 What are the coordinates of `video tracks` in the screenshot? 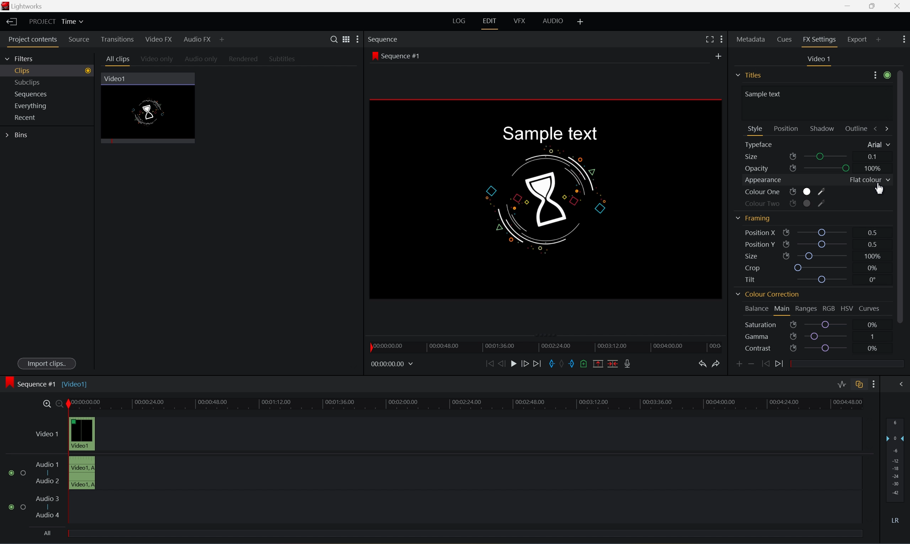 It's located at (82, 452).